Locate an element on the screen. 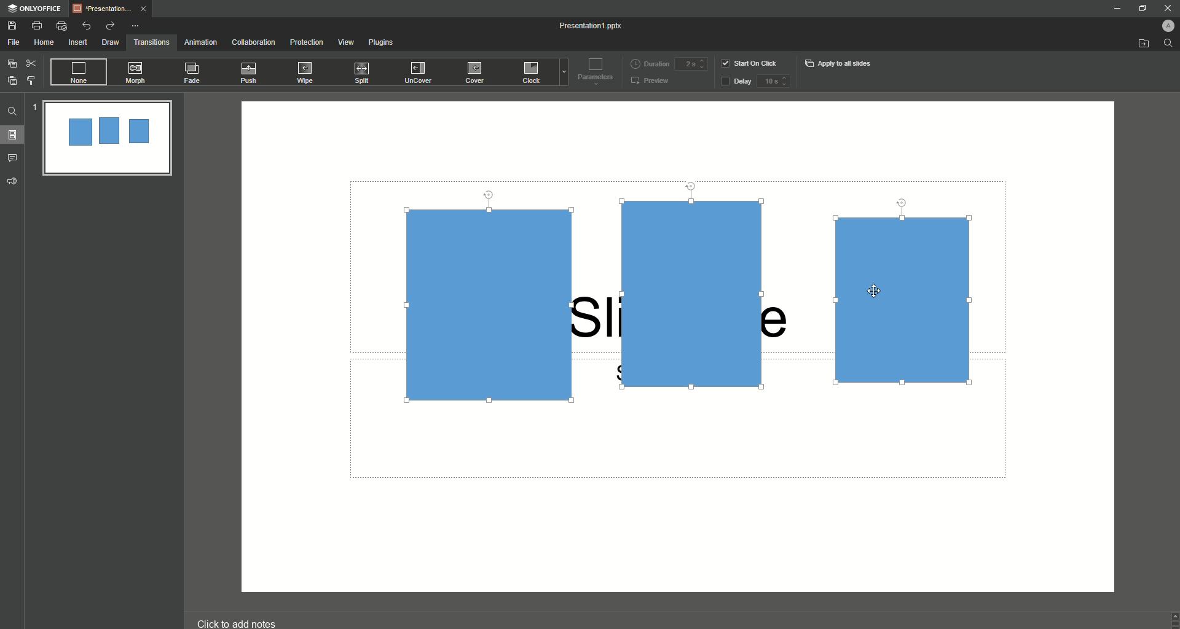 The image size is (1180, 629). Close is located at coordinates (1162, 7).